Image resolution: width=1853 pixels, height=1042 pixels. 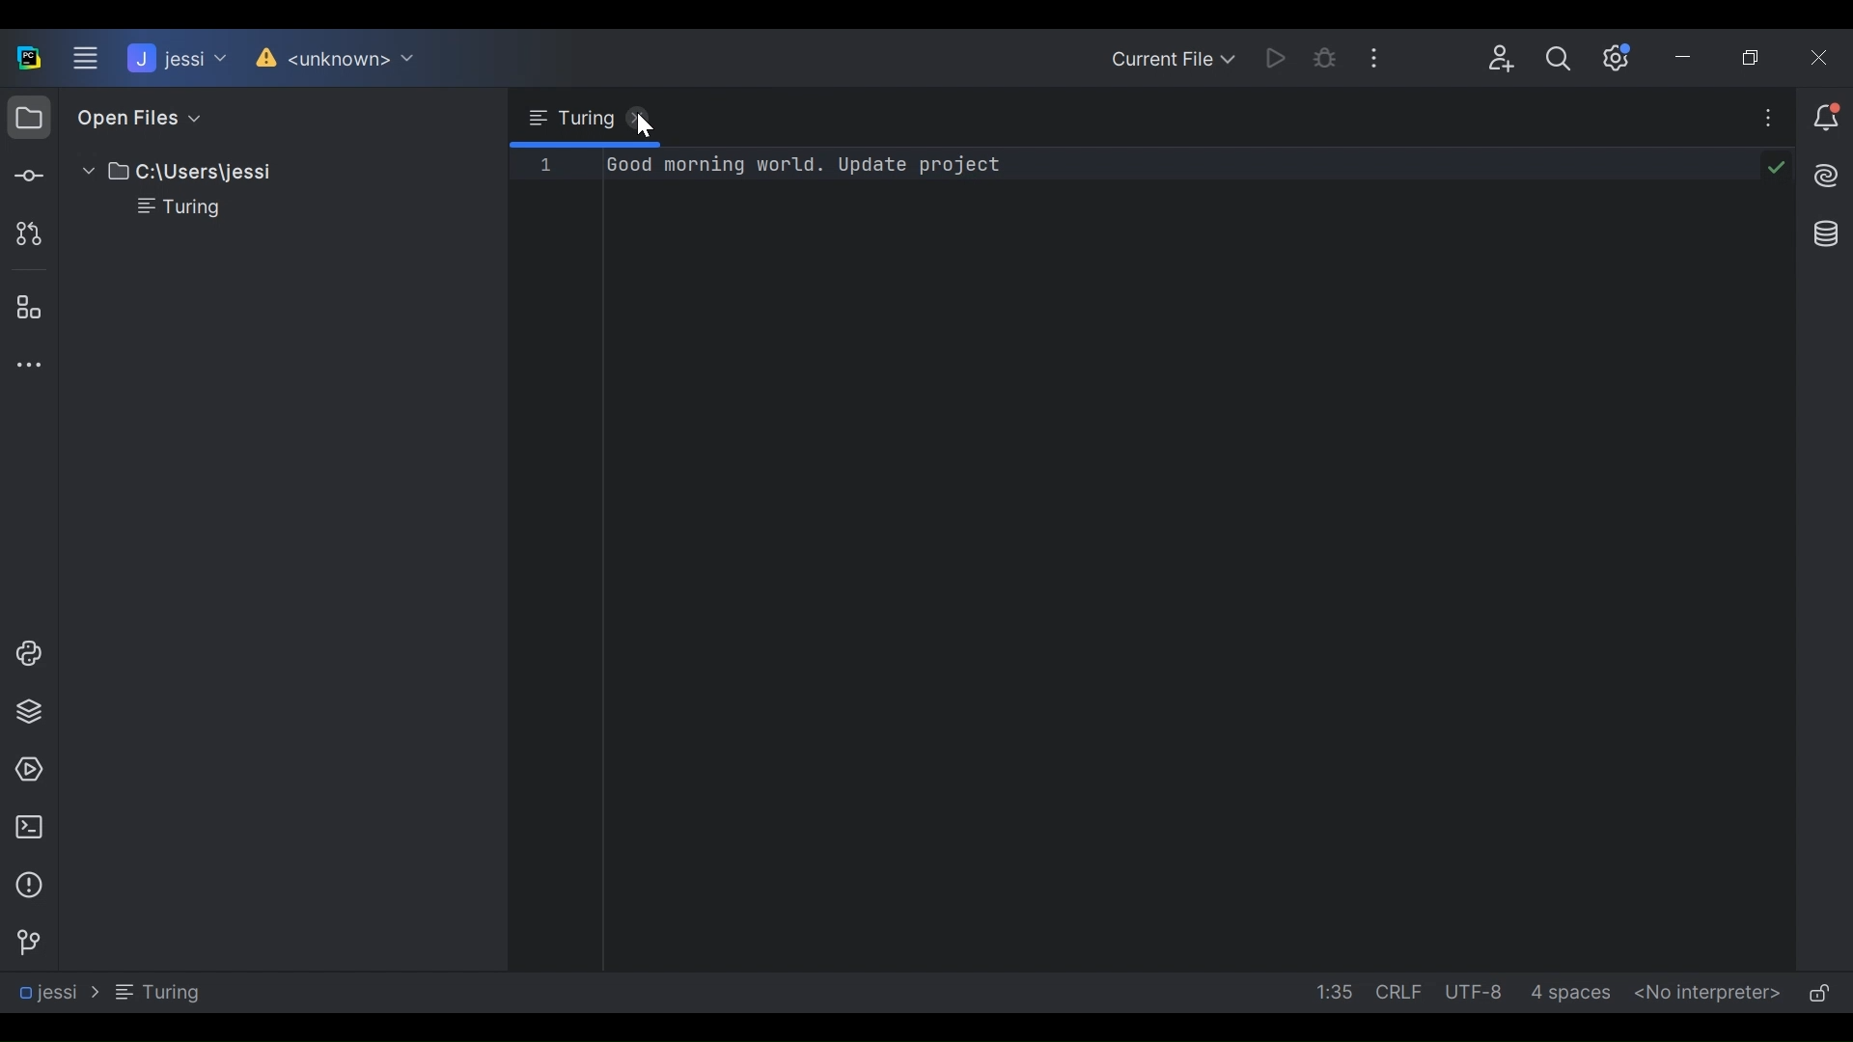 I want to click on Line Column, so click(x=1333, y=994).